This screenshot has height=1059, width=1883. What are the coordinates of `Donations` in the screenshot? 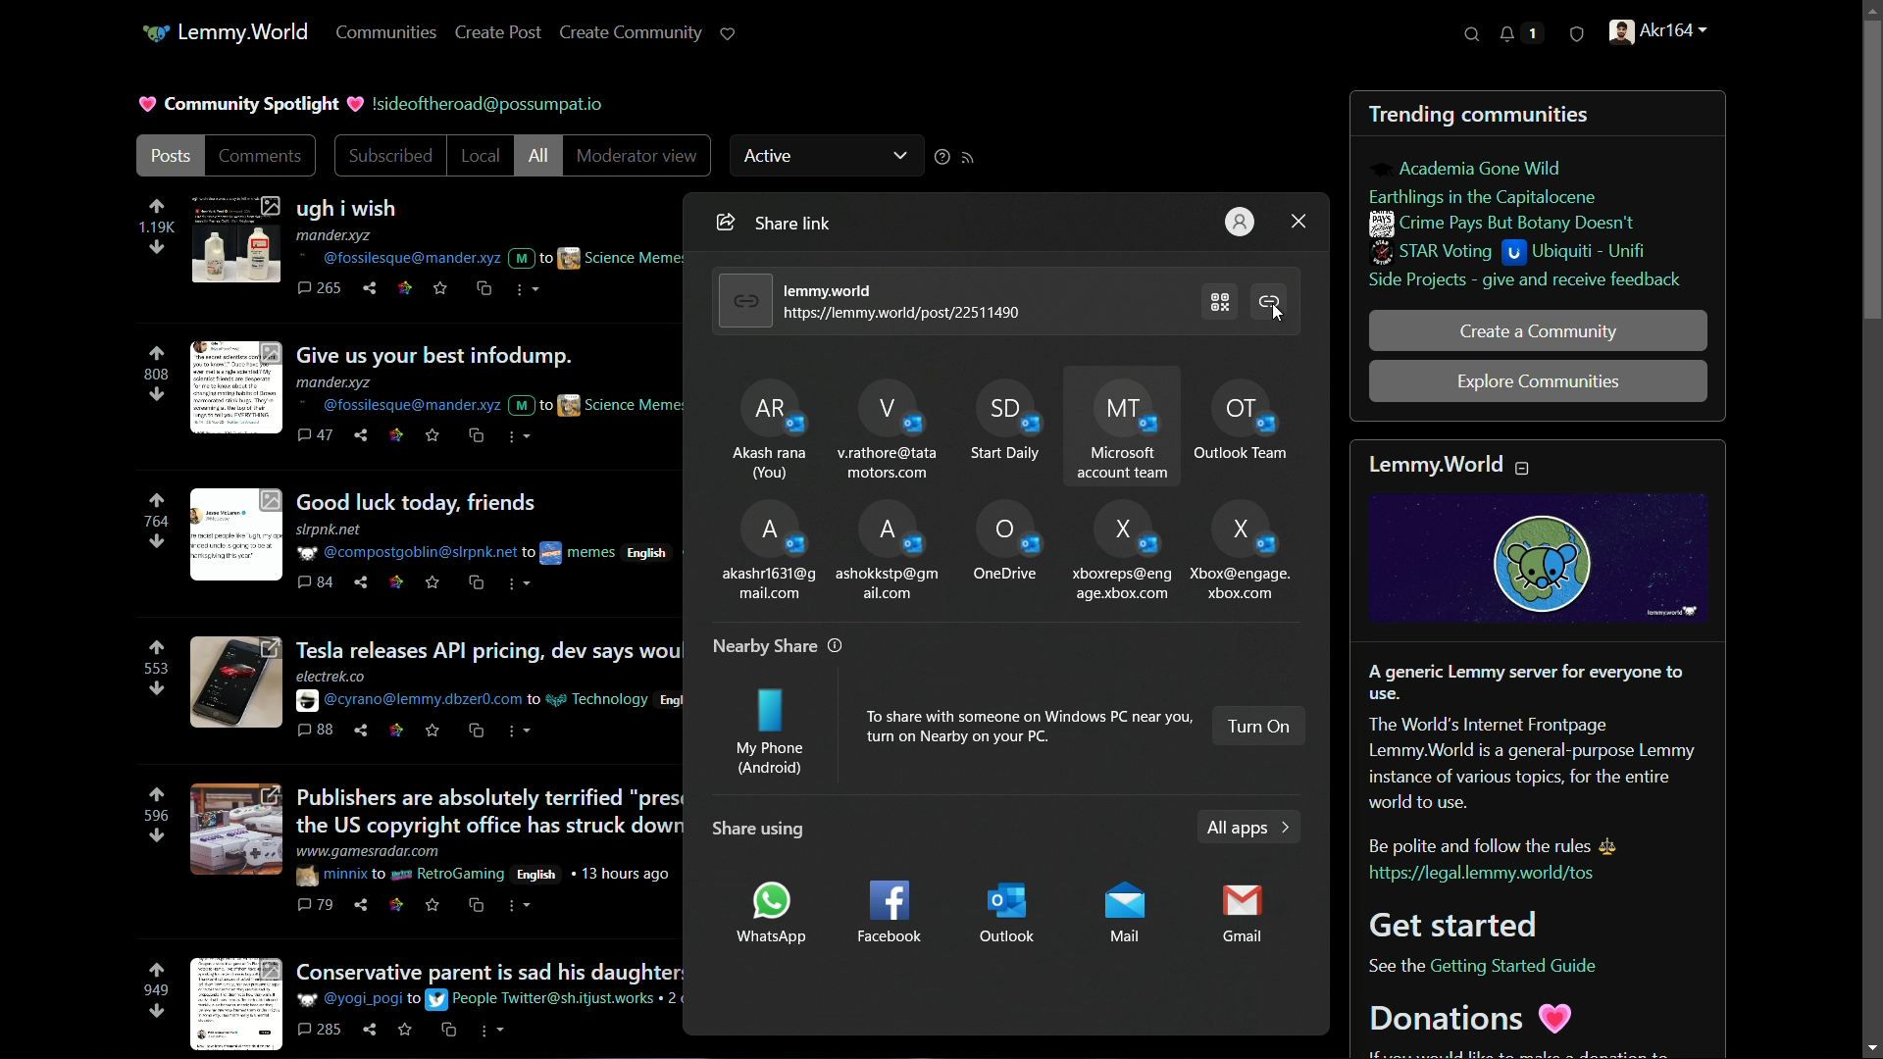 It's located at (1476, 1018).